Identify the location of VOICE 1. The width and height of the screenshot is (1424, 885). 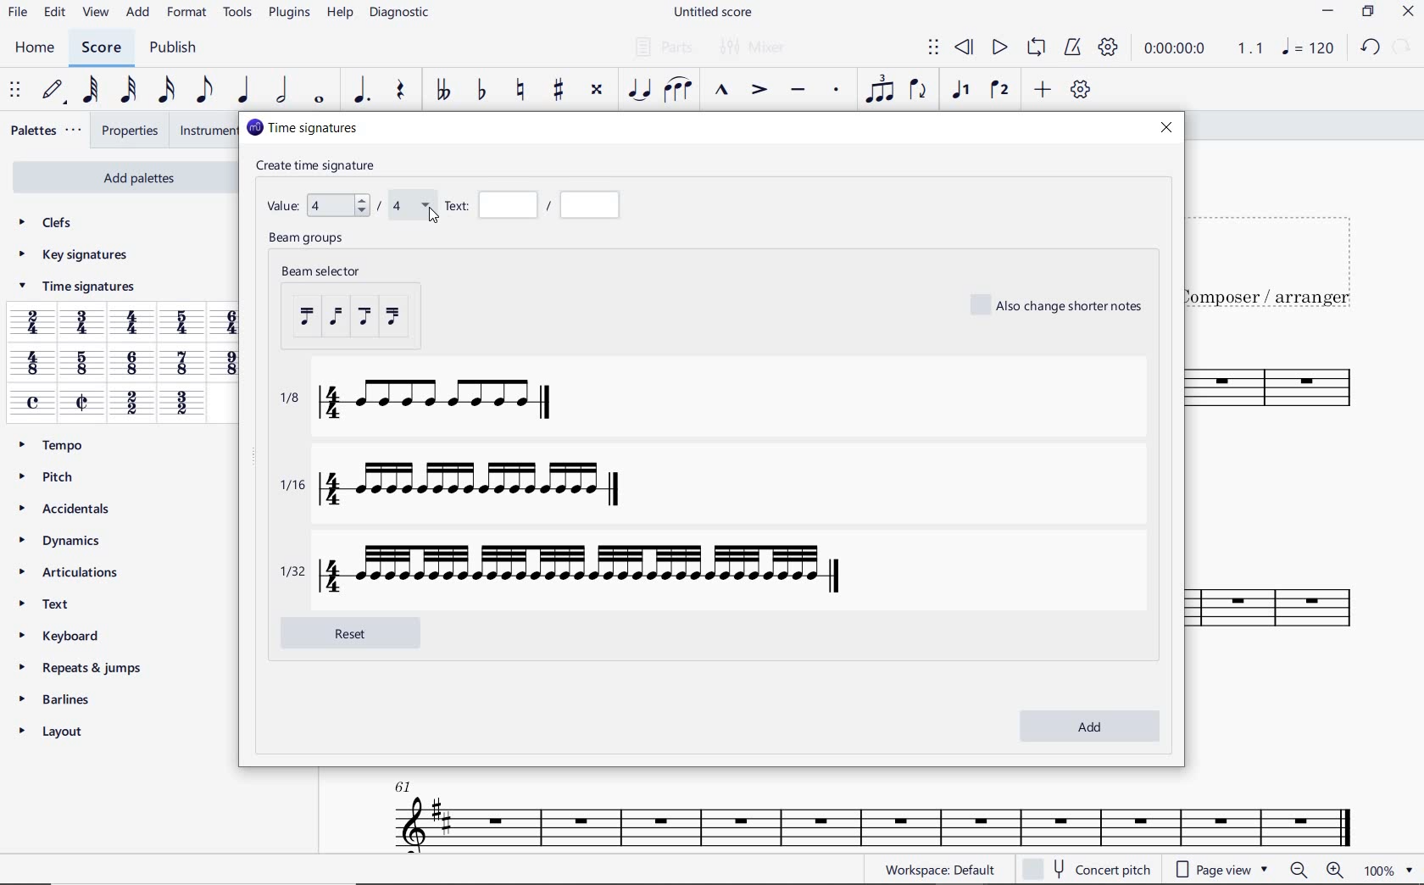
(963, 92).